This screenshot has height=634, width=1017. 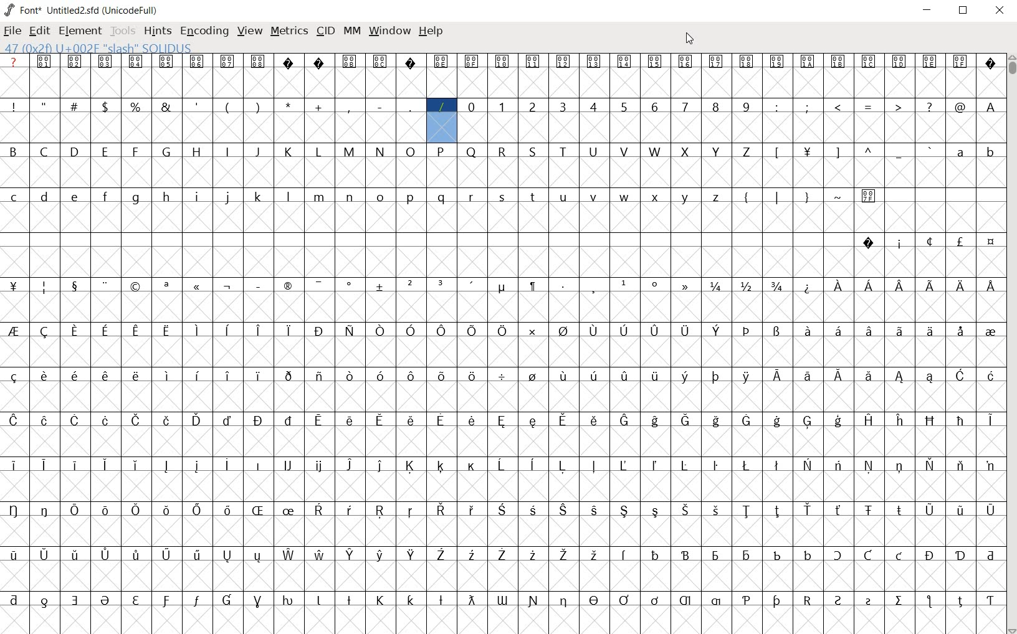 What do you see at coordinates (227, 510) in the screenshot?
I see `glyph` at bounding box center [227, 510].